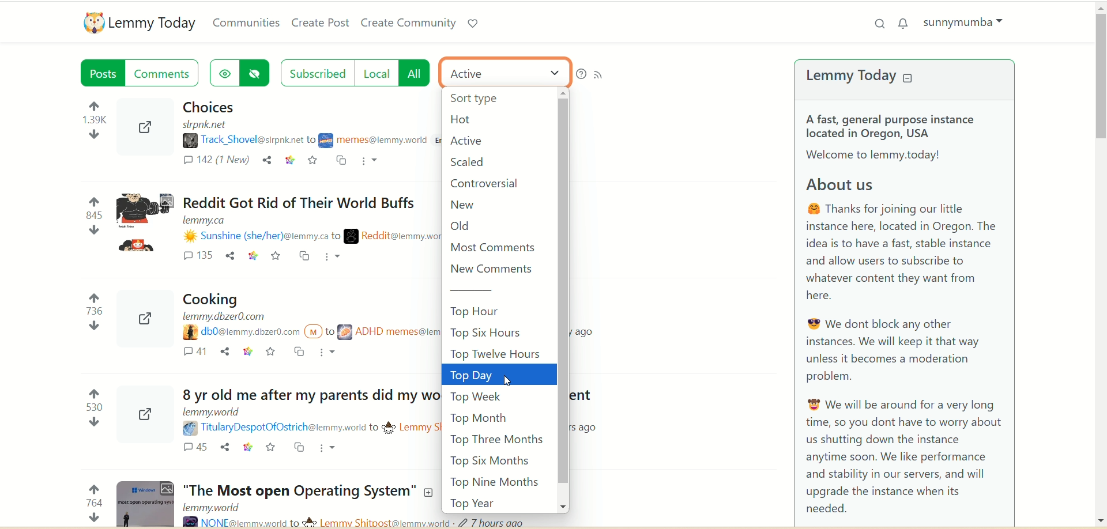  Describe the element at coordinates (581, 74) in the screenshot. I see `help` at that location.